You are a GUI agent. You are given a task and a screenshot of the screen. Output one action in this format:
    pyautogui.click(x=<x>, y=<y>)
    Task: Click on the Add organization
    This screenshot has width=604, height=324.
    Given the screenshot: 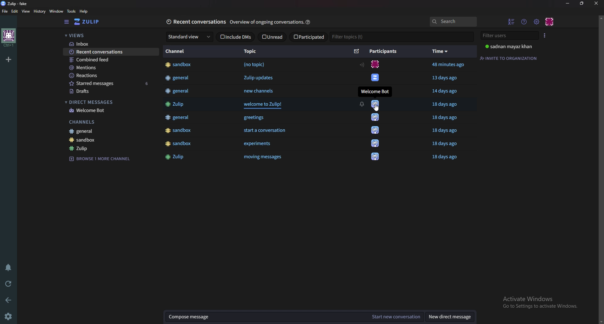 What is the action you would take?
    pyautogui.click(x=8, y=59)
    